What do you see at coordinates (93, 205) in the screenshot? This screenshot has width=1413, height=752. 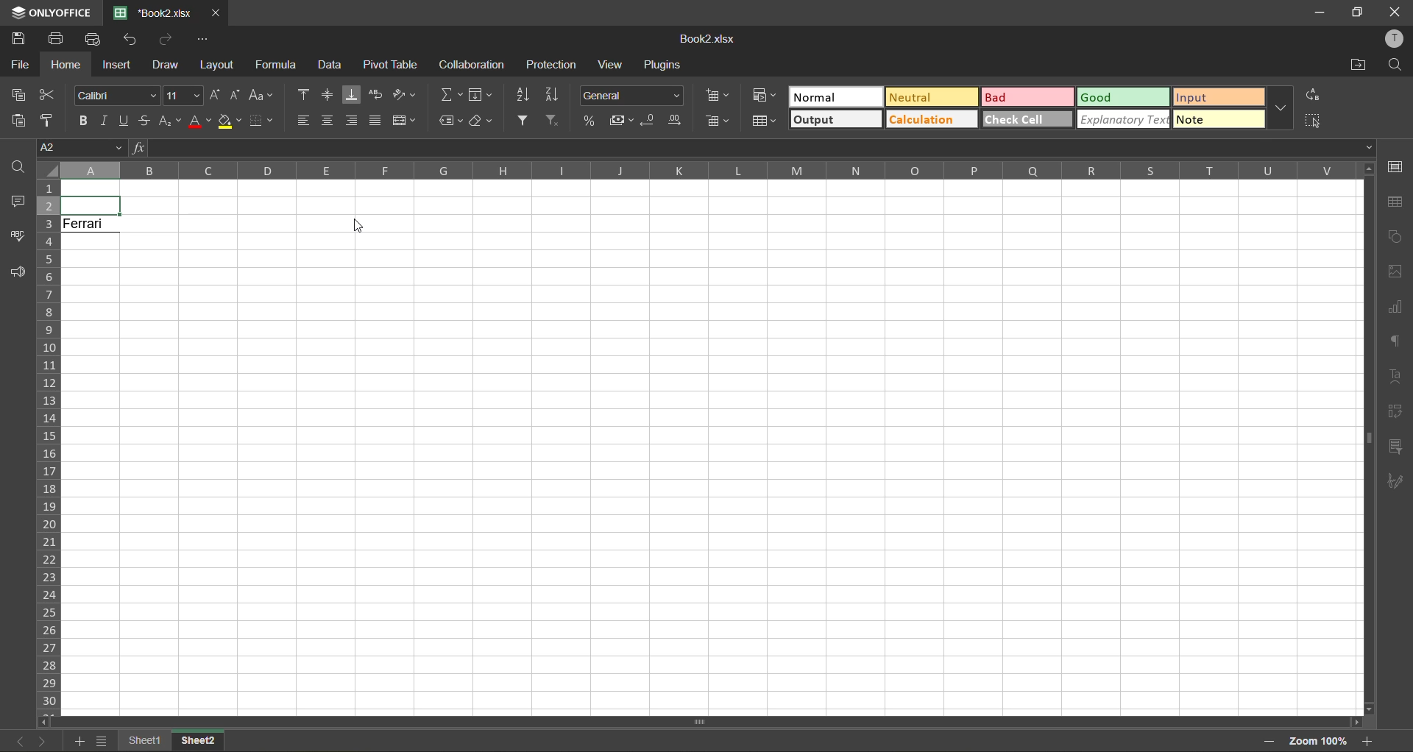 I see `cell with bottom borders` at bounding box center [93, 205].